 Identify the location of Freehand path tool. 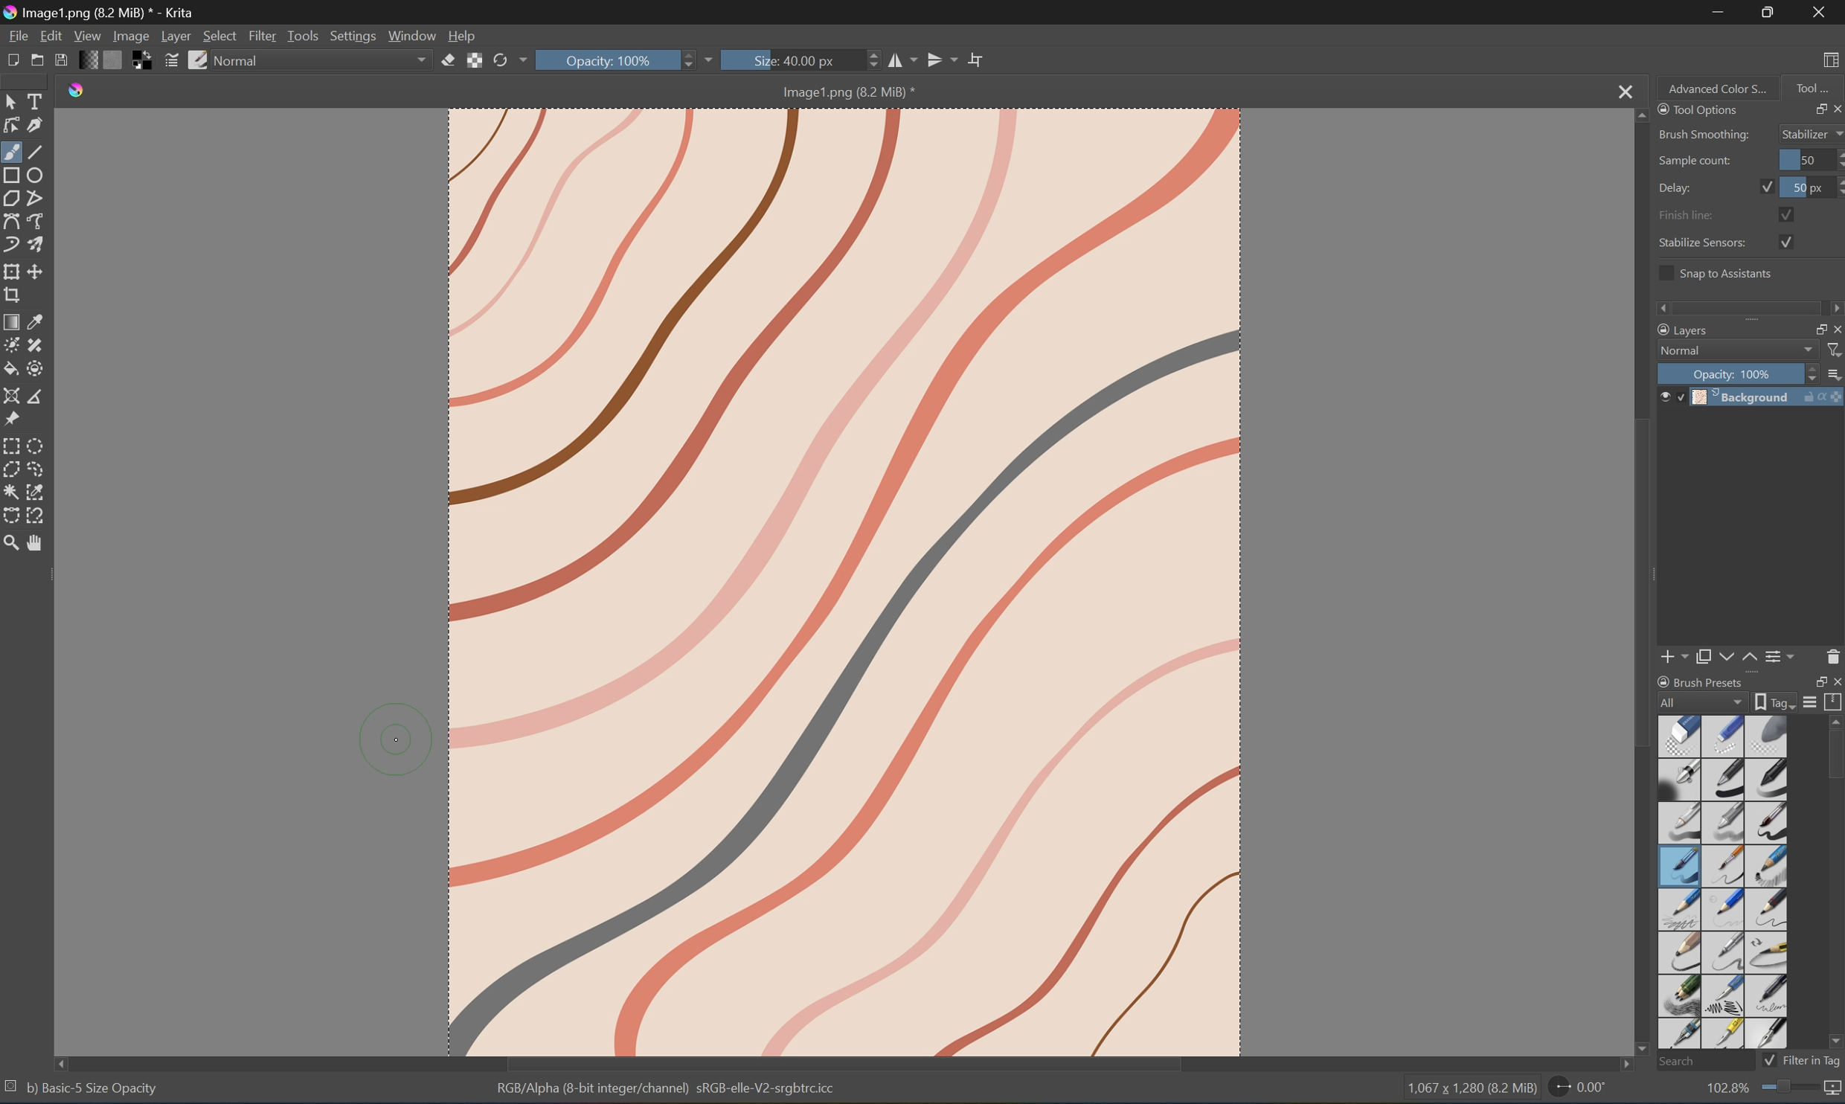
(38, 219).